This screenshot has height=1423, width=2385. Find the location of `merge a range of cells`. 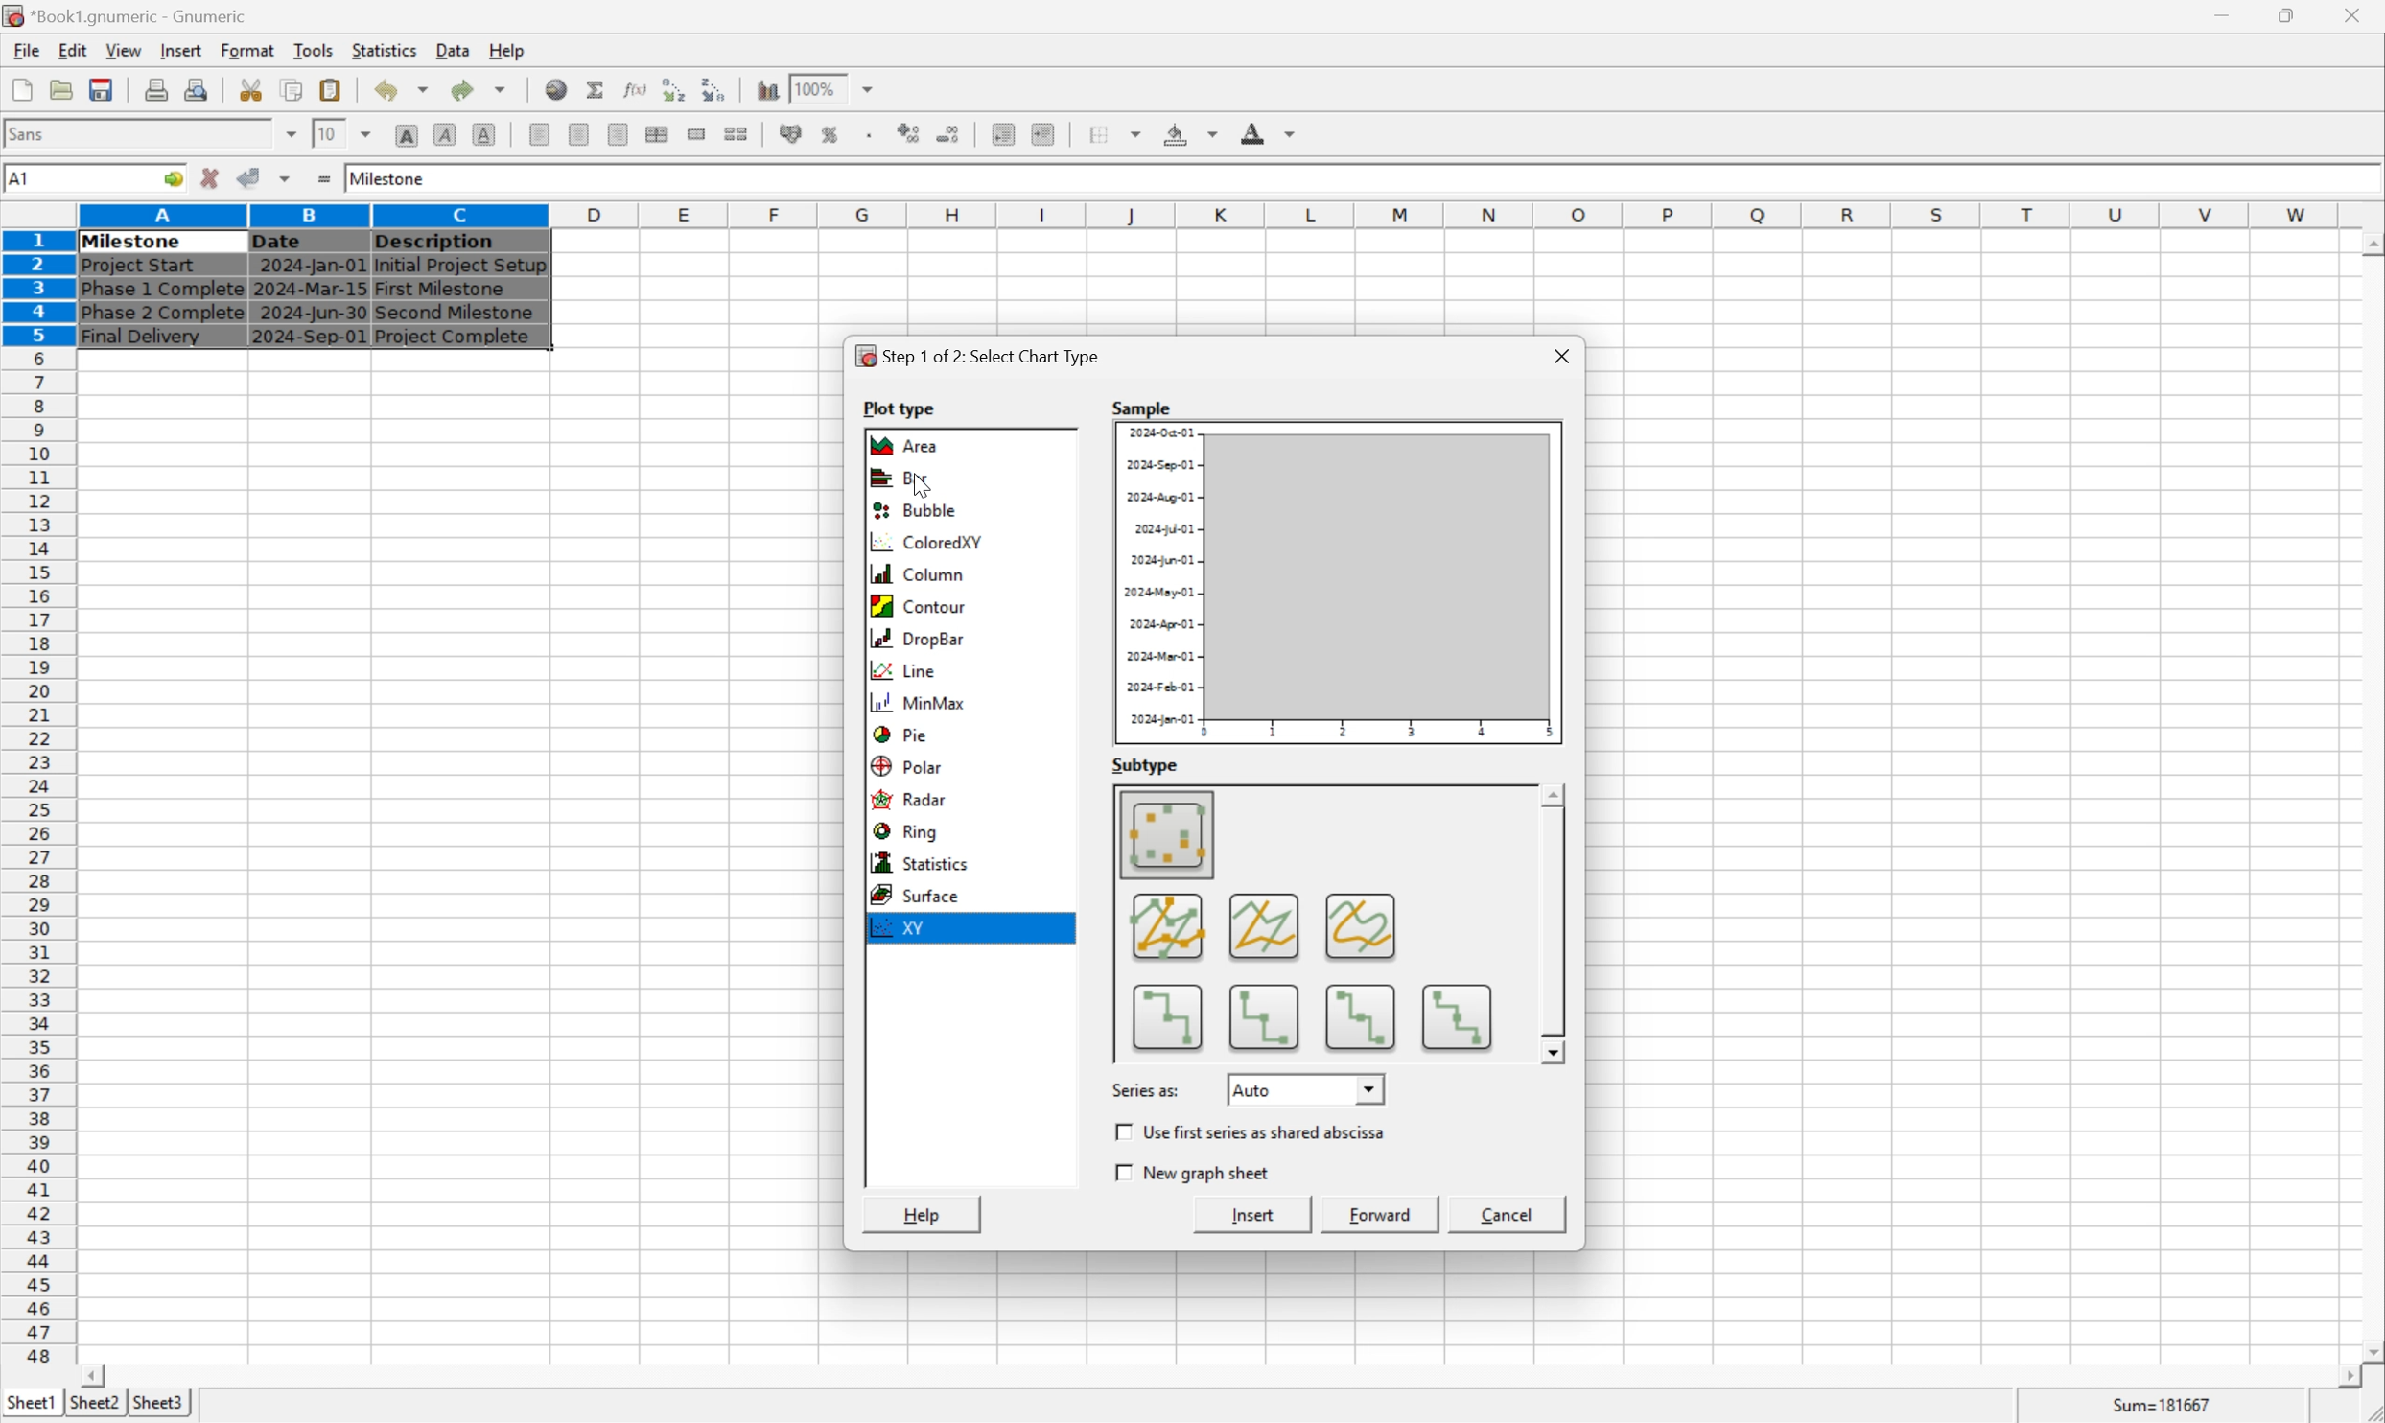

merge a range of cells is located at coordinates (698, 134).